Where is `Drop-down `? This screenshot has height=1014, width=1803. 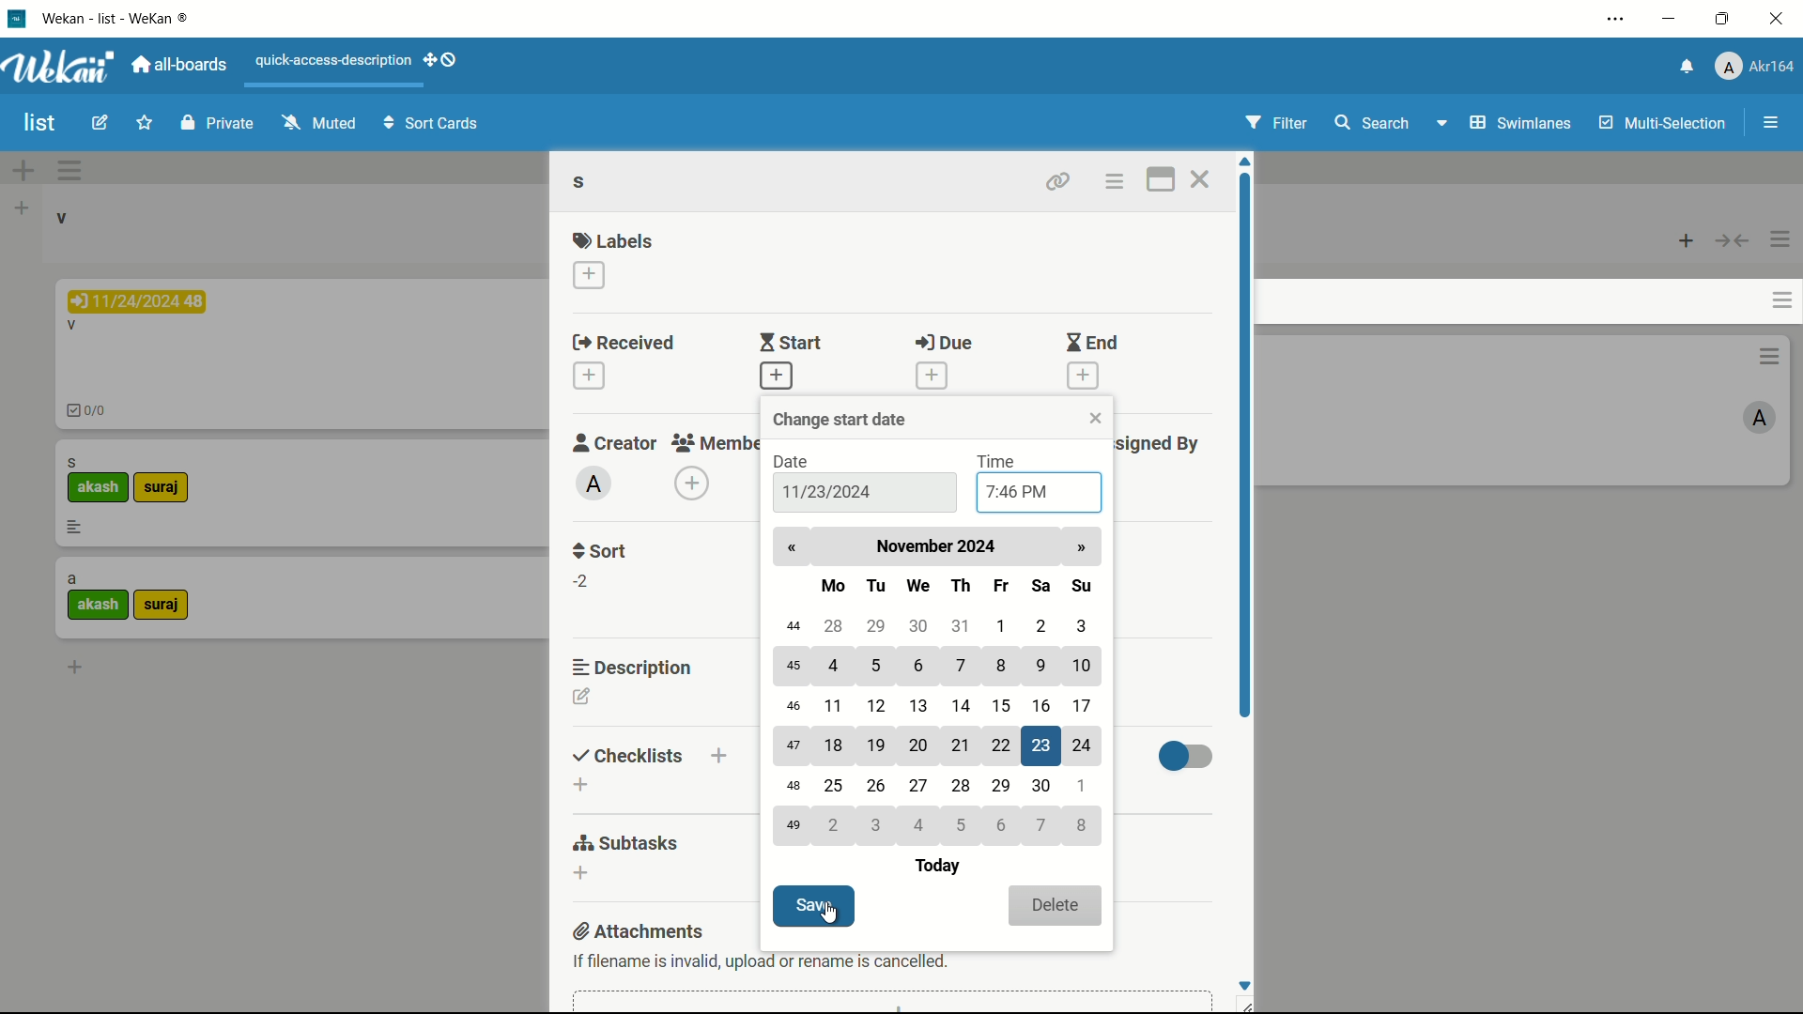 Drop-down  is located at coordinates (1444, 122).